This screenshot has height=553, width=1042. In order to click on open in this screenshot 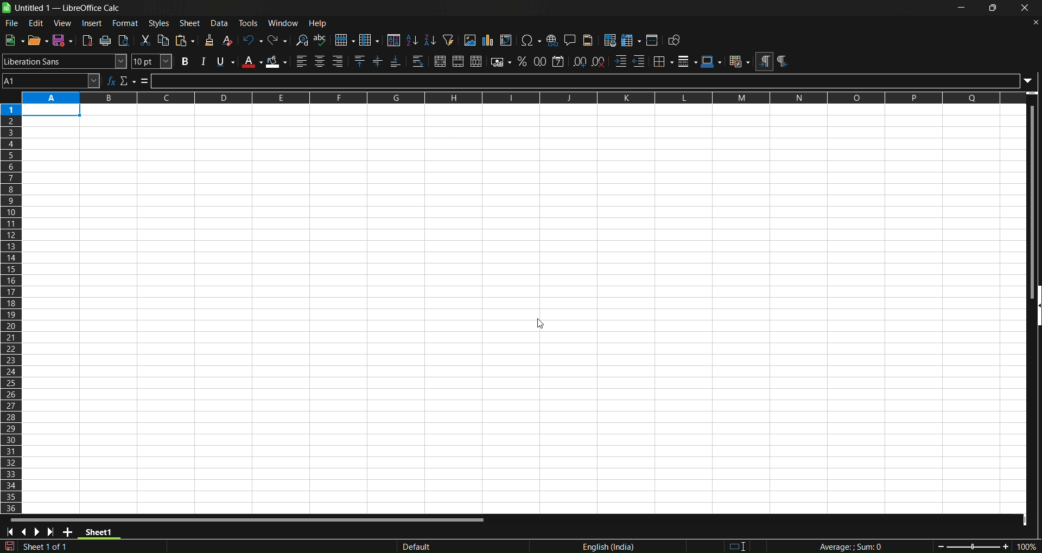, I will do `click(37, 40)`.